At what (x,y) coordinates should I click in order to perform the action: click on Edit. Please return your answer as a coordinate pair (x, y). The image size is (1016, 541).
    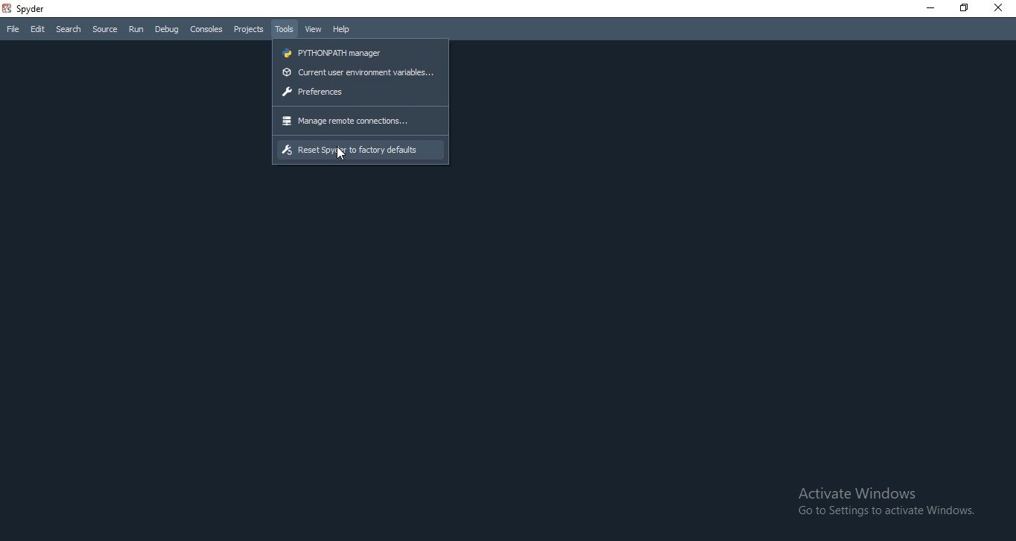
    Looking at the image, I should click on (36, 29).